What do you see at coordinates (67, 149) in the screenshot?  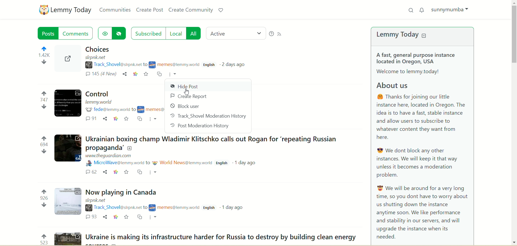 I see `Expand the post with image details` at bounding box center [67, 149].